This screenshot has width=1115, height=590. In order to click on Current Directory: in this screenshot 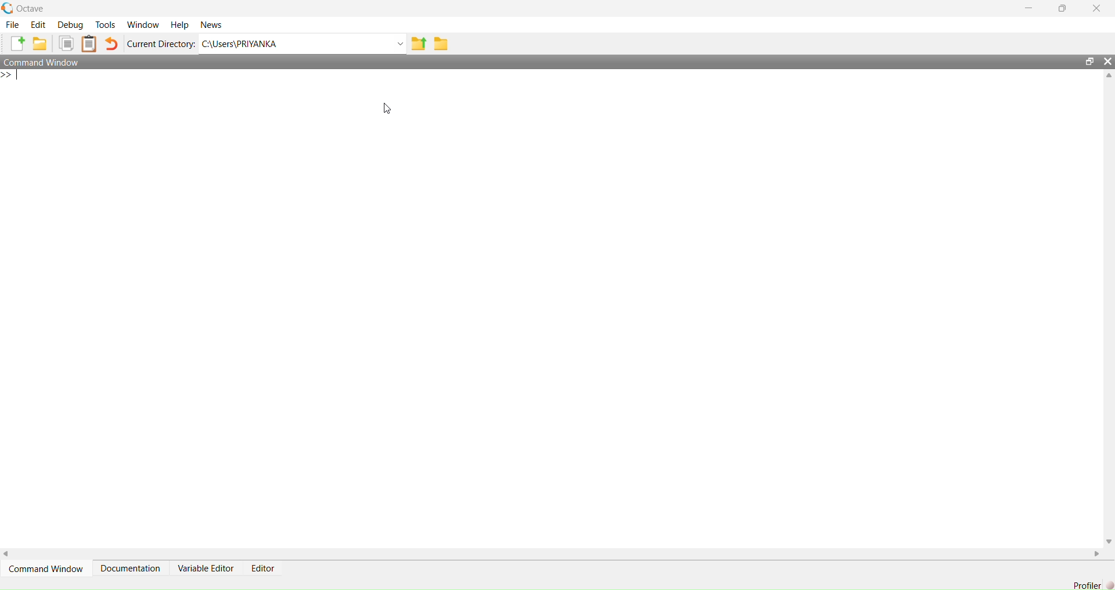, I will do `click(163, 44)`.